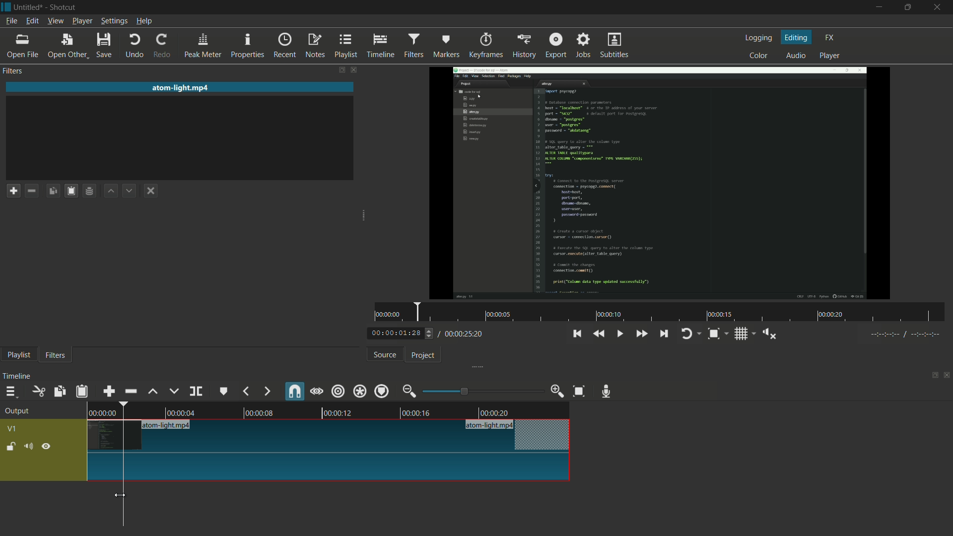  I want to click on audio, so click(797, 55).